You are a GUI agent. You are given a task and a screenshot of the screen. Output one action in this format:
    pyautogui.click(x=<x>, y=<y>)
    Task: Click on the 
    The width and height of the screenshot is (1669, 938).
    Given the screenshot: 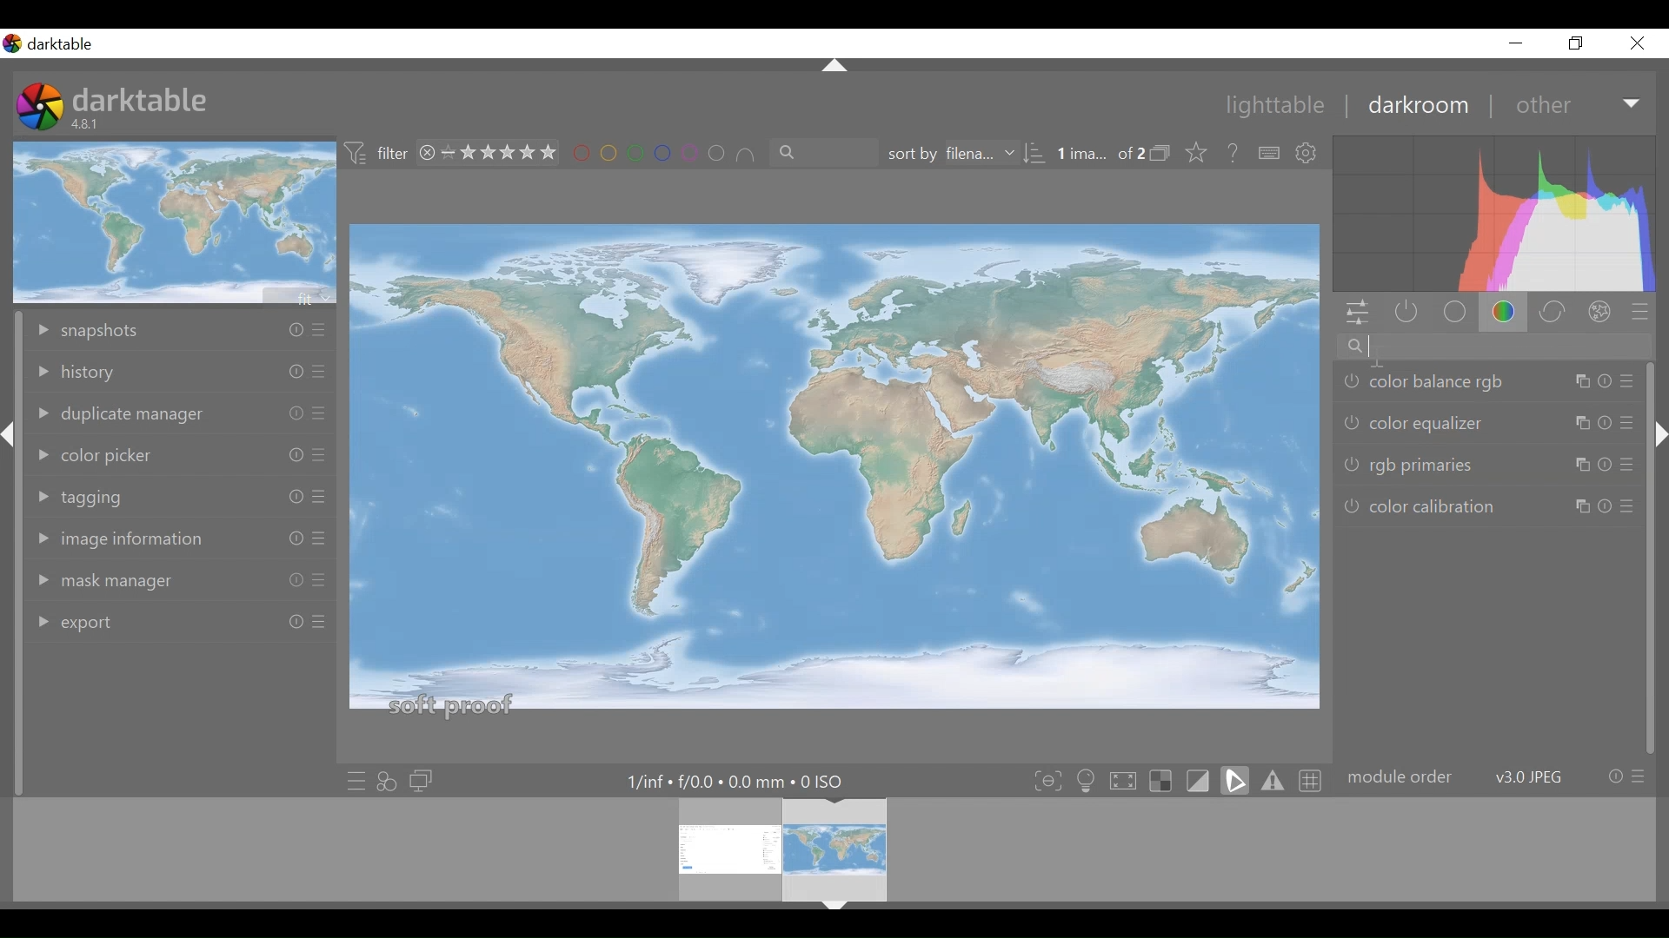 What is the action you would take?
    pyautogui.click(x=318, y=498)
    